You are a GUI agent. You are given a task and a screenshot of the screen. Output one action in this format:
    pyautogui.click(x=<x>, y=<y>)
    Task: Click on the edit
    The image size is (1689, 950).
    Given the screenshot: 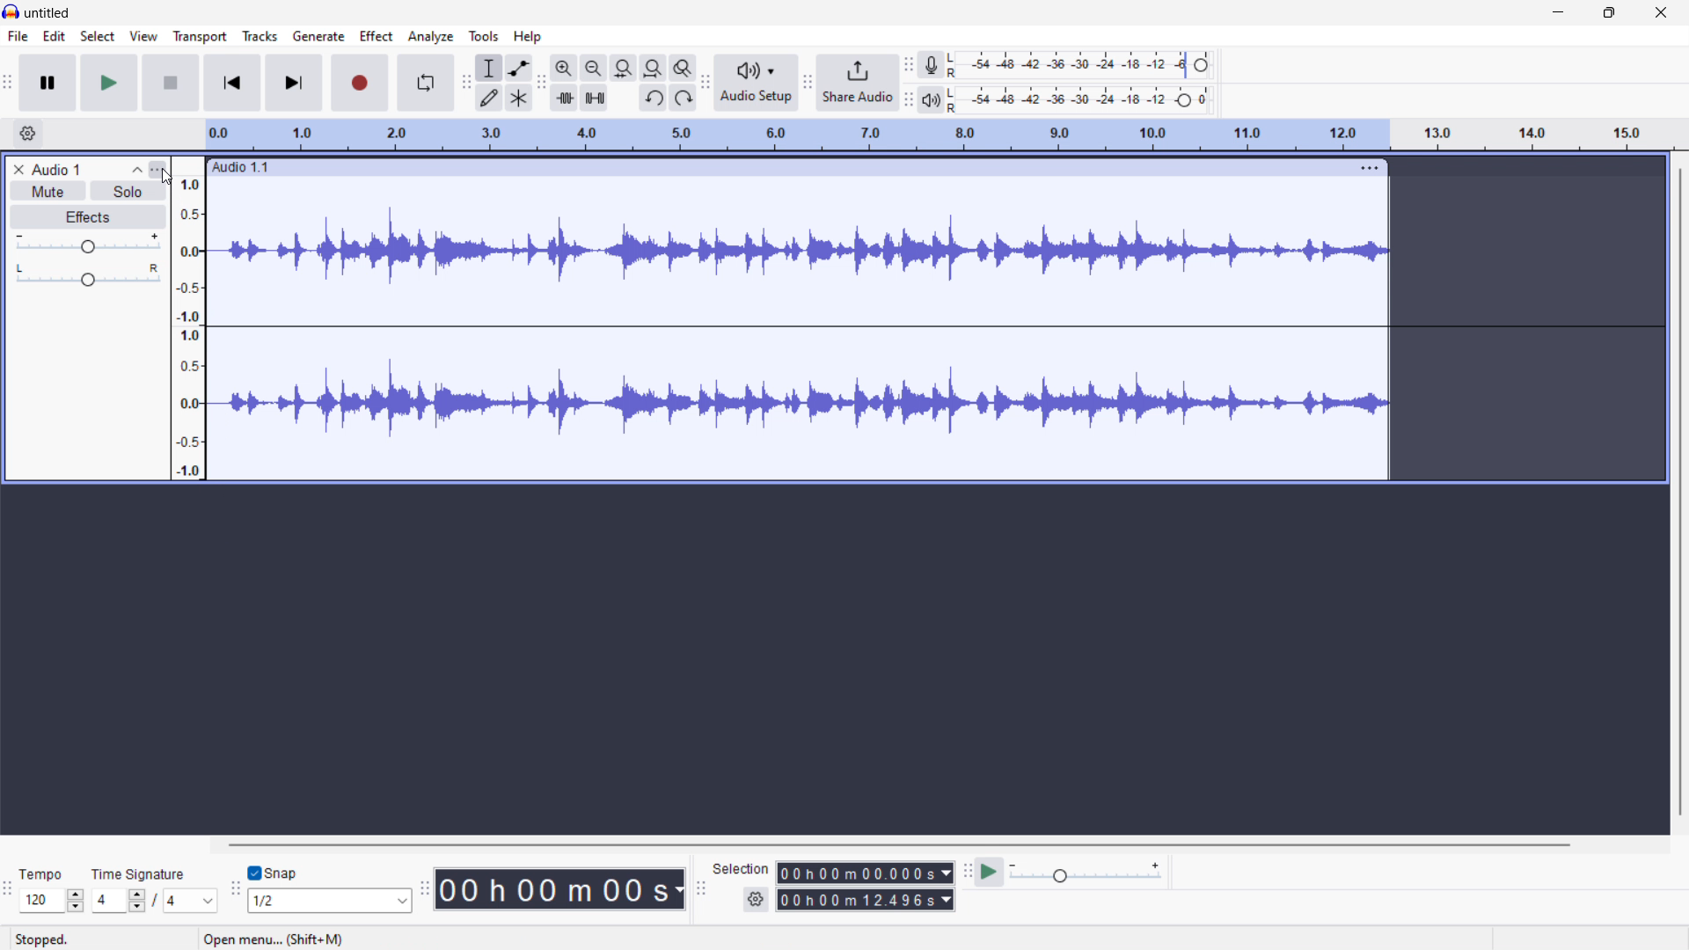 What is the action you would take?
    pyautogui.click(x=55, y=36)
    